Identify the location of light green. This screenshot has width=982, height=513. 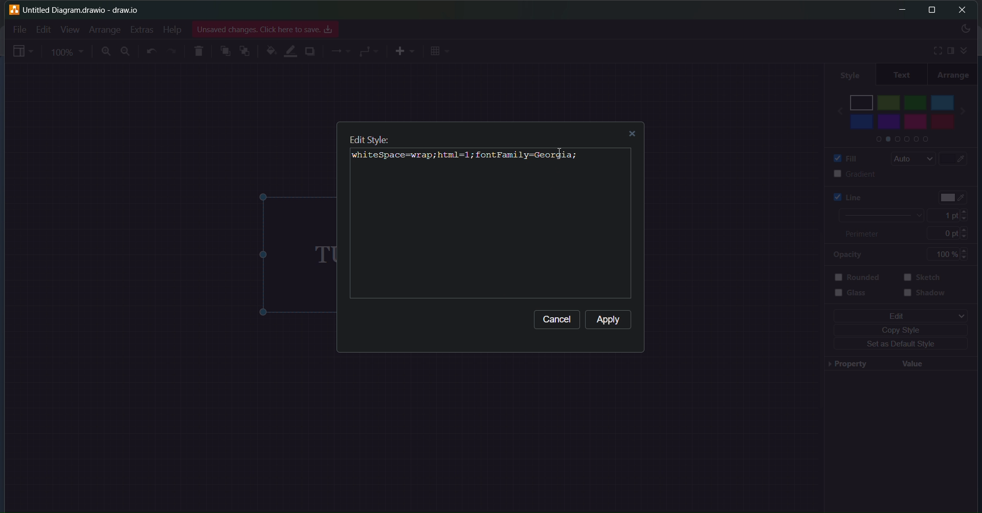
(889, 102).